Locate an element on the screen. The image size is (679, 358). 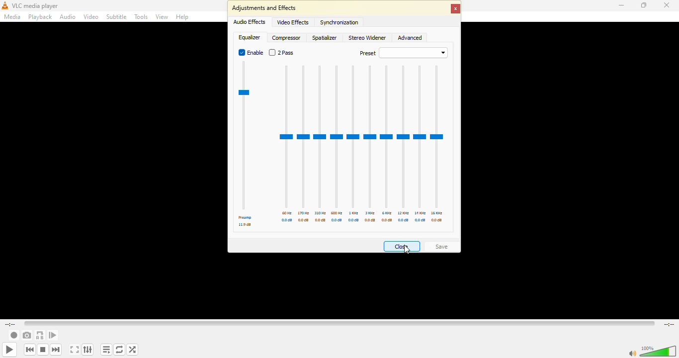
remaining time is located at coordinates (669, 325).